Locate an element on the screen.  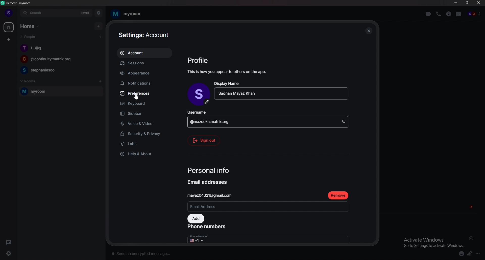
create a space is located at coordinates (9, 40).